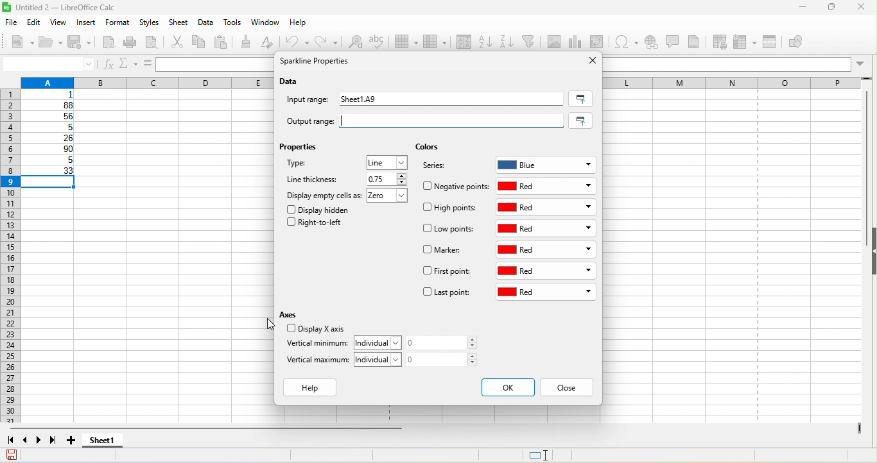 This screenshot has height=463, width=877. I want to click on 1, so click(53, 95).